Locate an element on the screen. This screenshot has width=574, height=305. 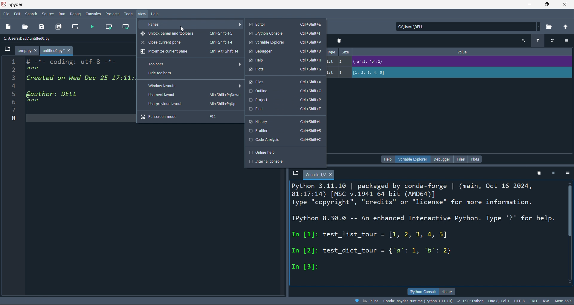
plots is located at coordinates (285, 70).